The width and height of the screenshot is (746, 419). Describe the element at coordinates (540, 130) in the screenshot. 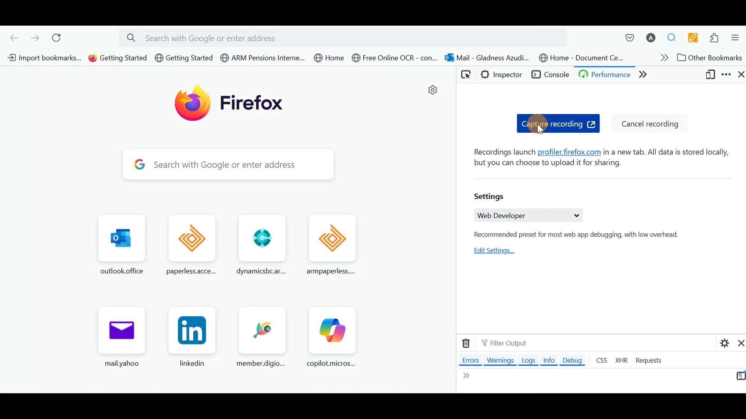

I see `cursor` at that location.